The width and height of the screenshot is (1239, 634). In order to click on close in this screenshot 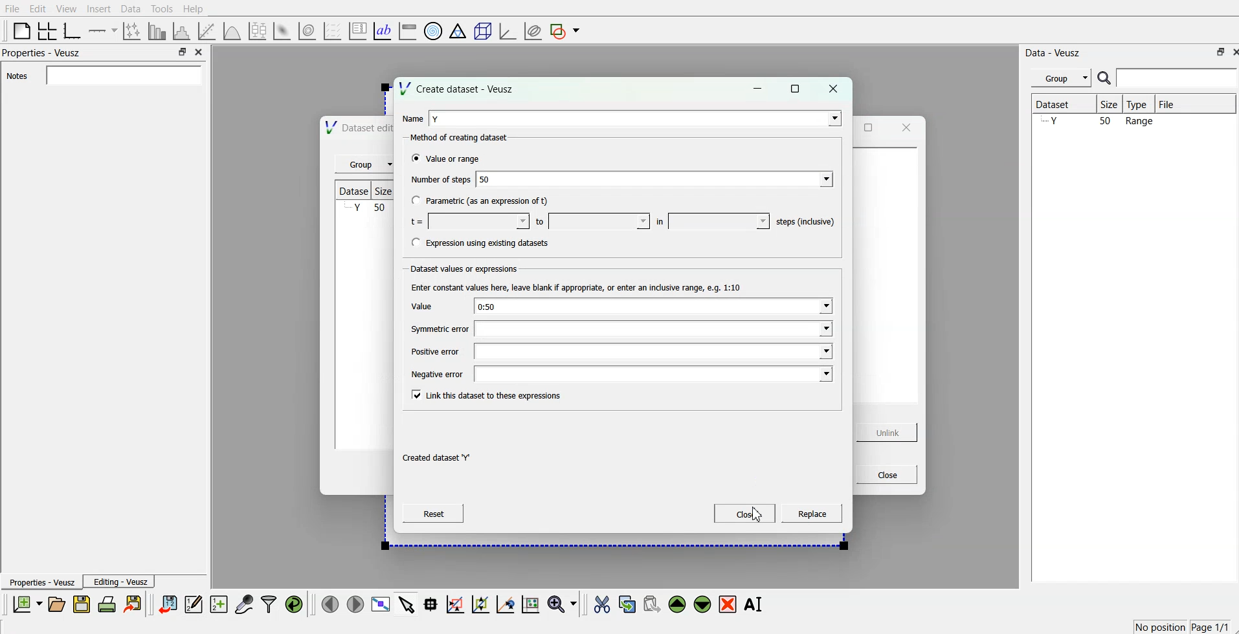, I will do `click(906, 127)`.